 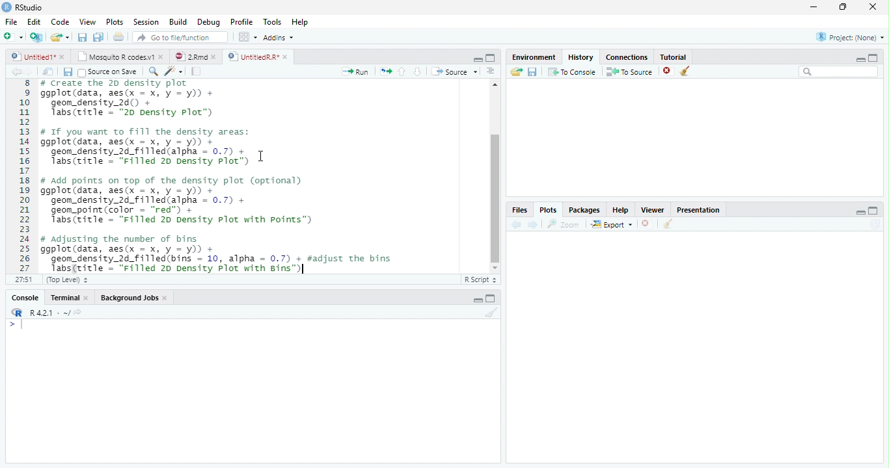 What do you see at coordinates (236, 177) in the screenshot?
I see `8 # Create the 2D density plot 9 ggplot(data, aes(x = x, y = y)) +10 geom_density 2d) +11 Tabs(title - "20 Density plot”)1213 # If you want to fill the density areas:14 ggplot(data, aes(x = x, y = y)) +15 “geon density 2d filled(alpha - 0.7) + |16  Tabs(title = "Filled 20 Density Plot”)1718 # Add points on top of the density plot (optional)19 ggplot(data, aes(x = x, y = y)) +20 geom_density_2d_filled(alpha = 0.7) +21 geom_point(color = "red") +22 Tabs(title = "Filled 20 Density Plot with Points")2324 # adjusting the number of bins25 ggplot(data, aes(x = x, y = y)) +26 geom_density_2d_filled(bins = 10, alpha = 0.7) + #adjust the bins27  labs(title = "Filled 2p Density Plot with Bins™)|` at bounding box center [236, 177].